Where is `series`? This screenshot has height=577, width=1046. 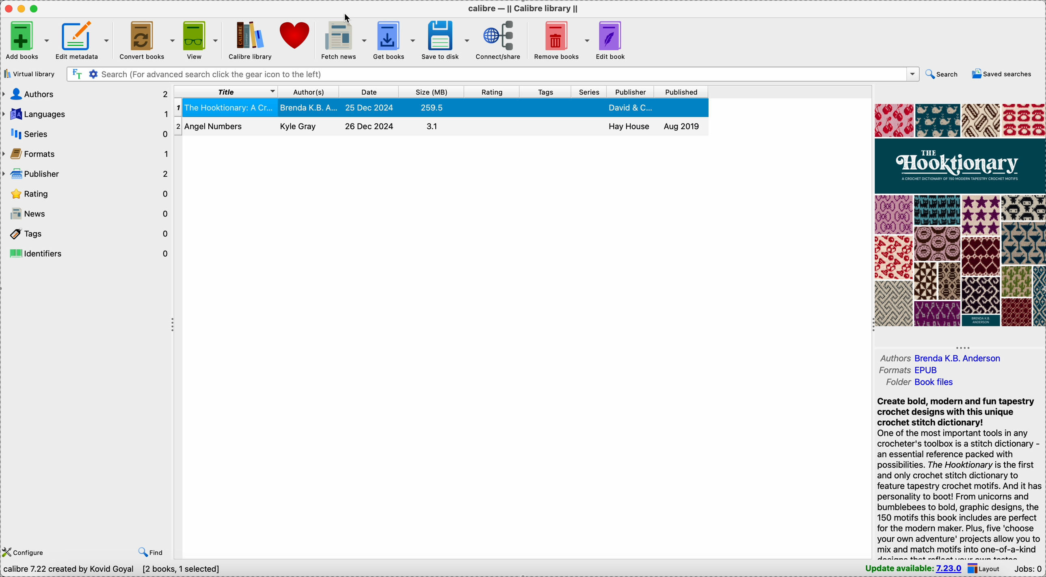
series is located at coordinates (587, 92).